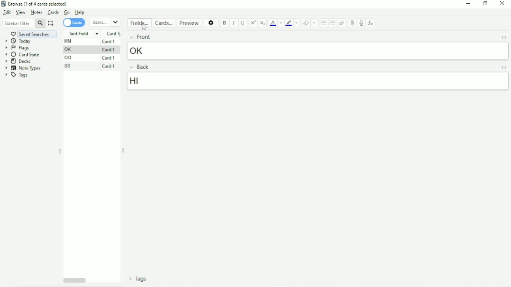  I want to click on Tags, so click(136, 280).